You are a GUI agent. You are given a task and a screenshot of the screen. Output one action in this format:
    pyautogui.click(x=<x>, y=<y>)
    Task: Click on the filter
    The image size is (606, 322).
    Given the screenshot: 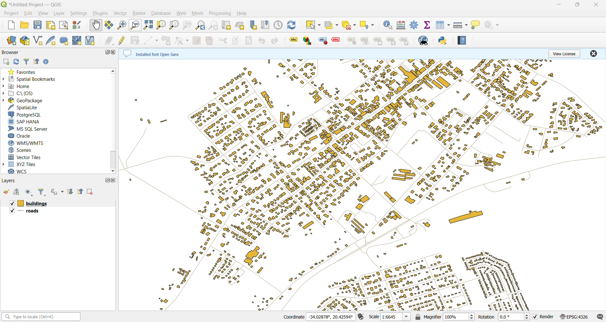 What is the action you would take?
    pyautogui.click(x=42, y=192)
    